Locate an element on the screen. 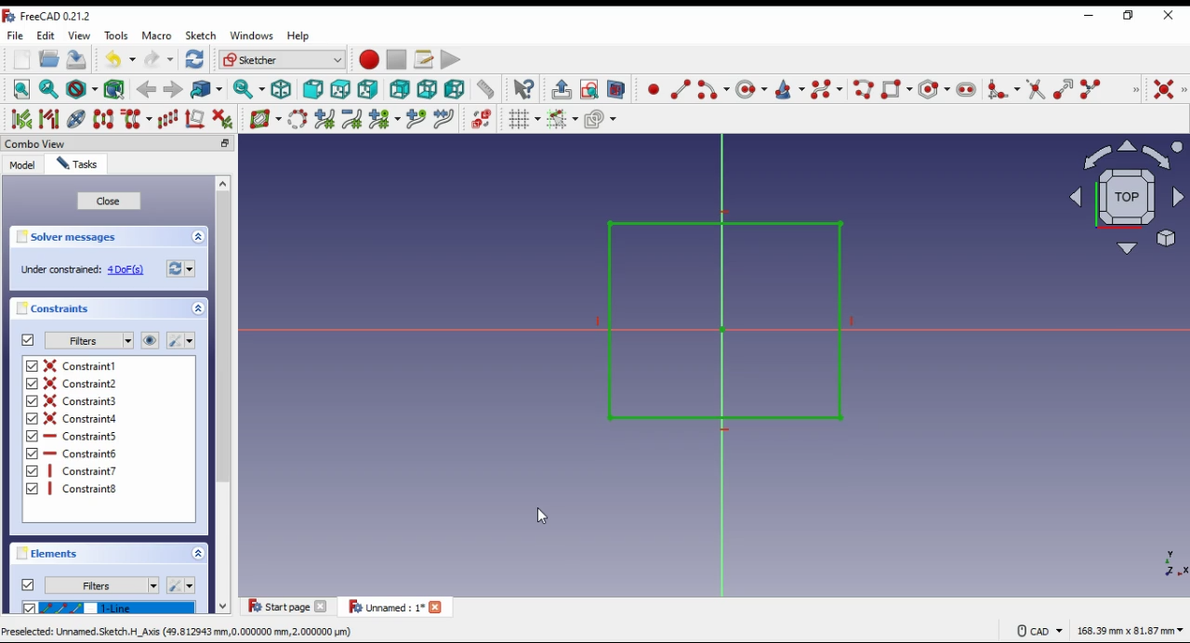 The height and width of the screenshot is (643, 1190). on/off constraint 4 is located at coordinates (85, 417).